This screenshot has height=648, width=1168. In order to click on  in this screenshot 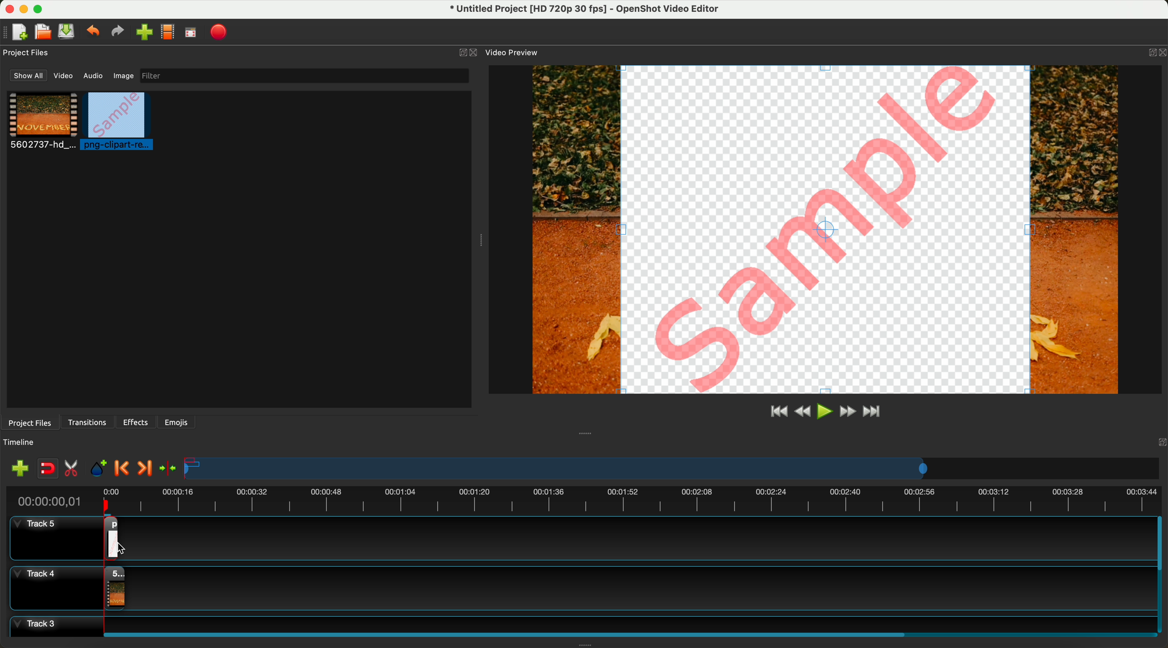, I will do `click(1159, 441)`.